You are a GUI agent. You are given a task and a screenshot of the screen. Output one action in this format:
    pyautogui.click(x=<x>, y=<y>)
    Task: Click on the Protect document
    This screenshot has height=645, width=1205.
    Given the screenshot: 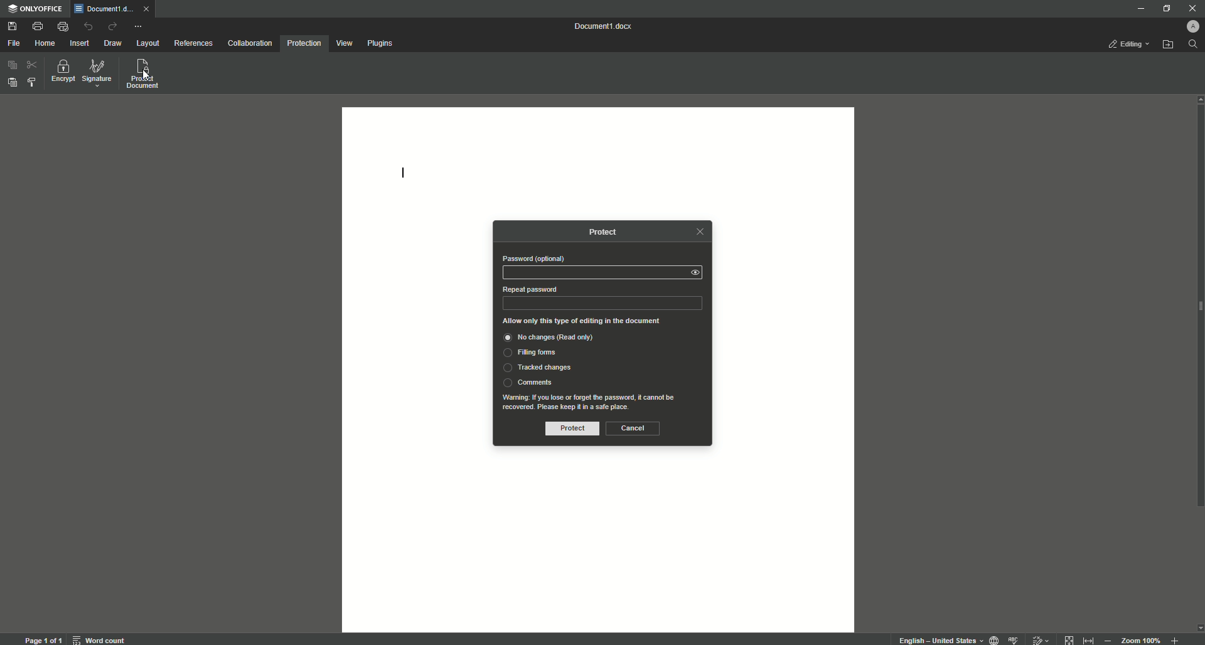 What is the action you would take?
    pyautogui.click(x=144, y=75)
    